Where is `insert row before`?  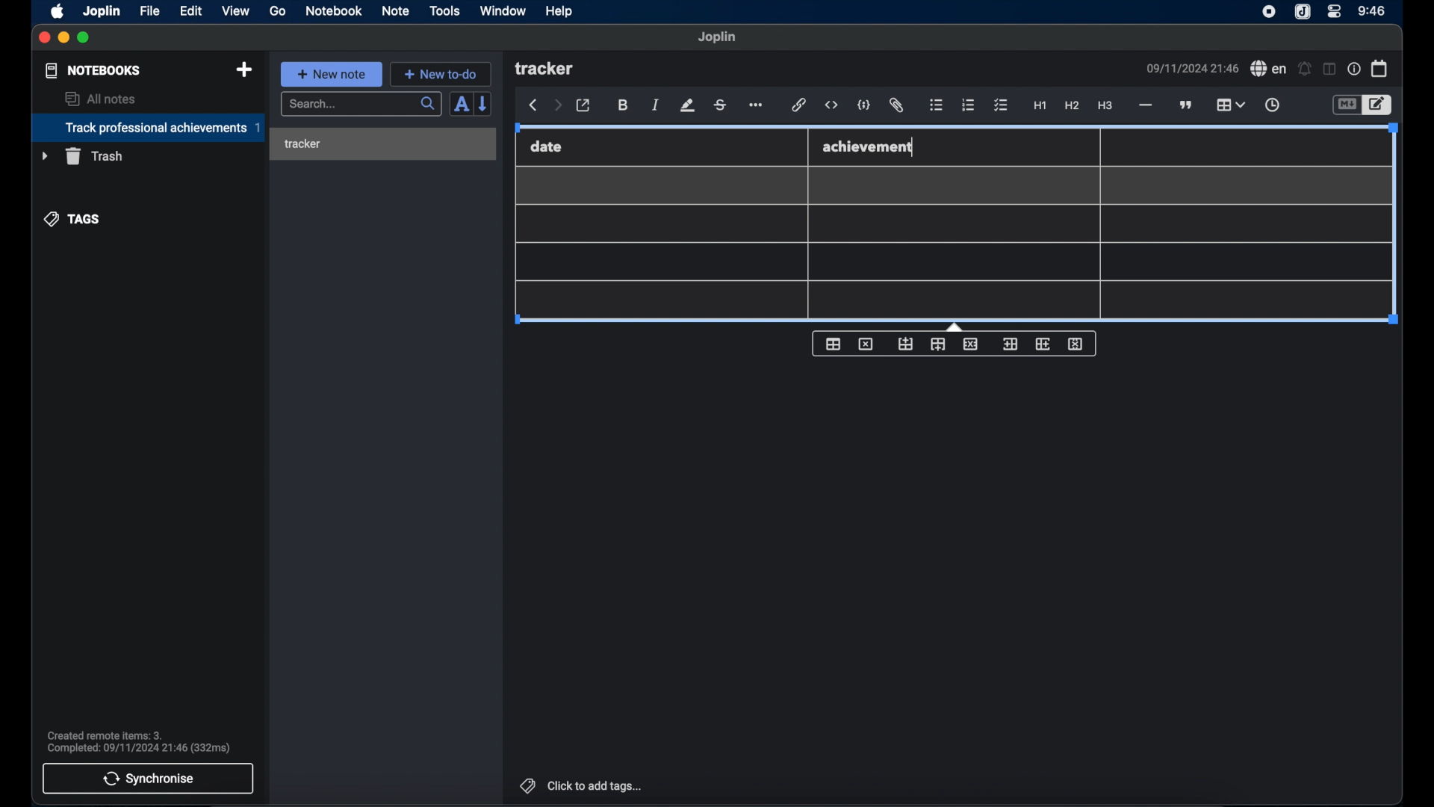
insert row before is located at coordinates (905, 344).